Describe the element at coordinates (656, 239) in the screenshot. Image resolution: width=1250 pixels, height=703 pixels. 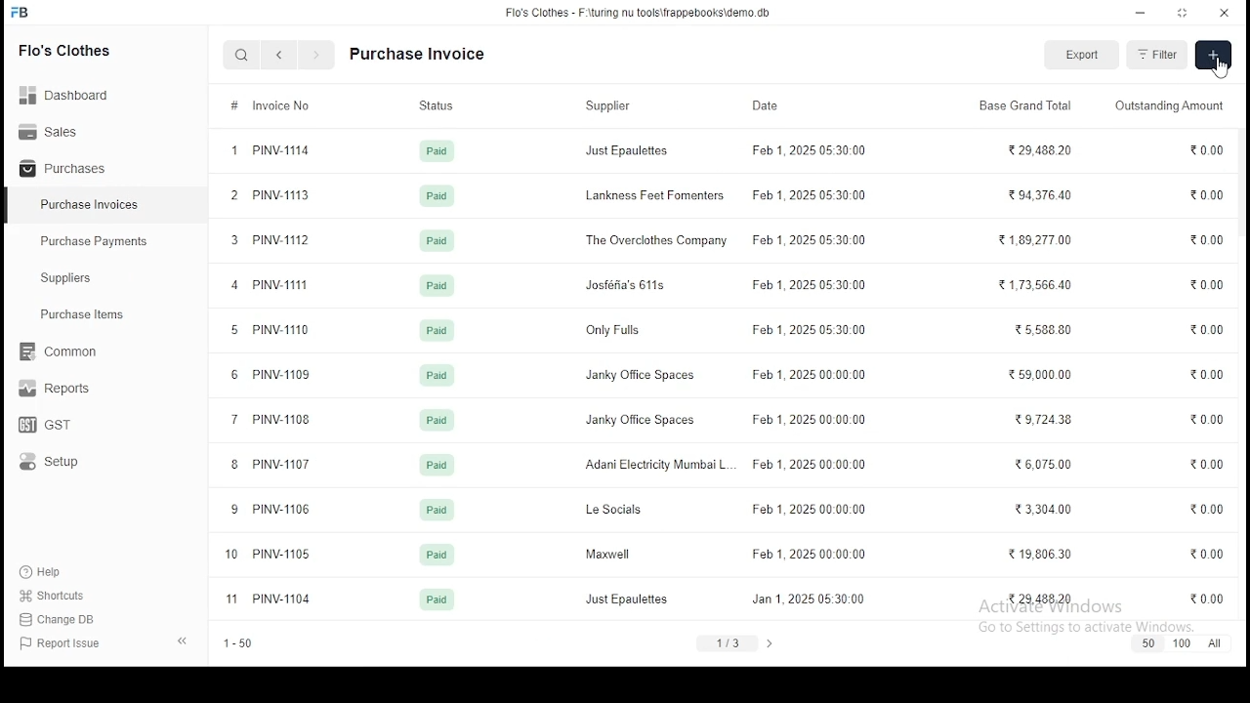
I see `the overclothes company` at that location.